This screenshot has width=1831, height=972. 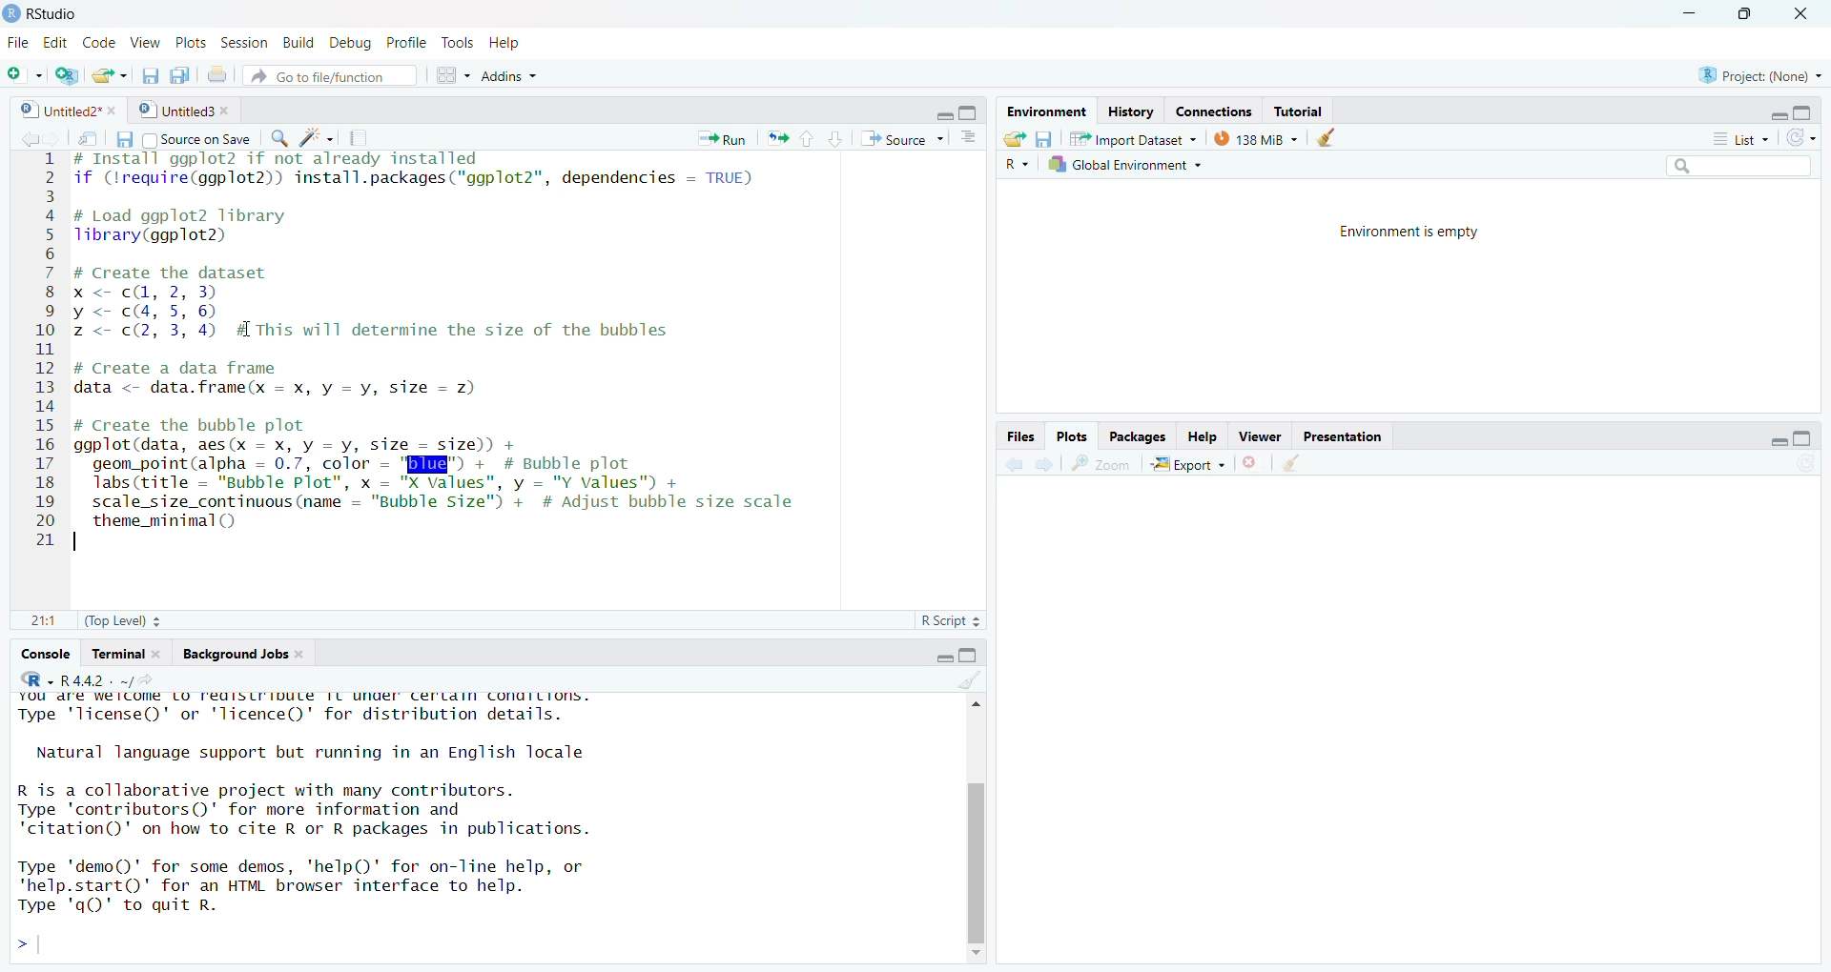 I want to click on —, so click(x=1264, y=435).